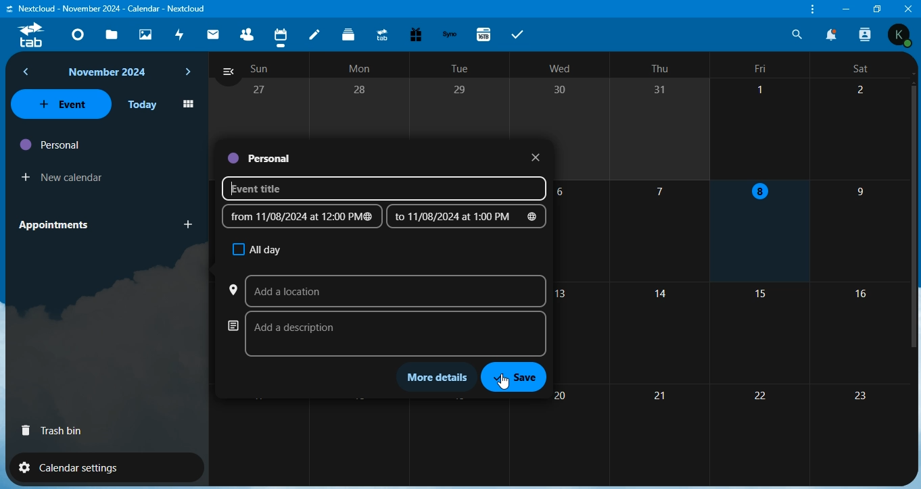 The image size is (921, 489). Describe the element at coordinates (76, 32) in the screenshot. I see `dashboard` at that location.